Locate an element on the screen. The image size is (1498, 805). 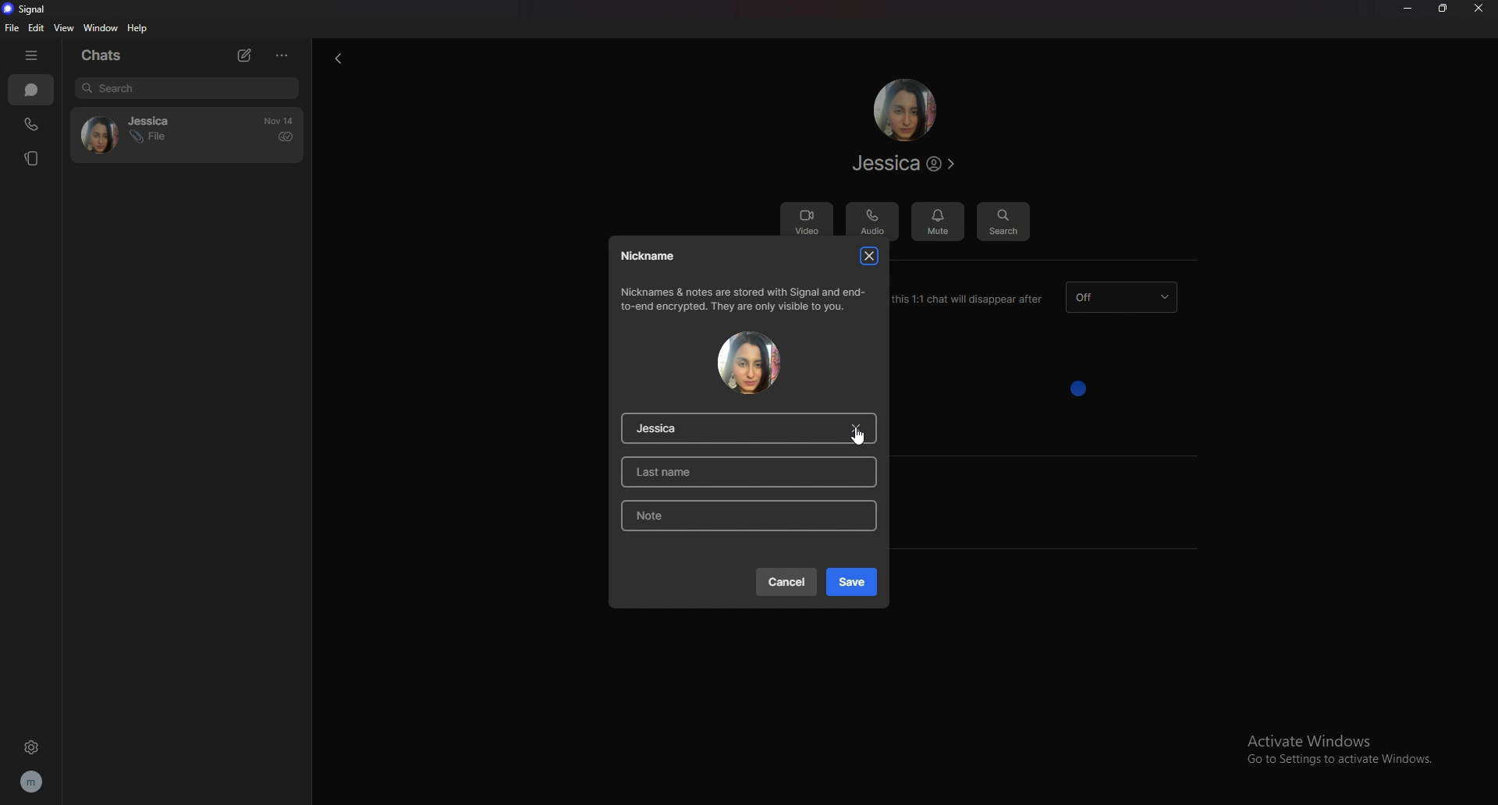
file is located at coordinates (13, 27).